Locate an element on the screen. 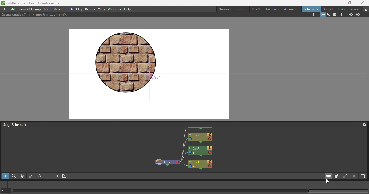 This screenshot has height=194, width=369. File is located at coordinates (4, 9).